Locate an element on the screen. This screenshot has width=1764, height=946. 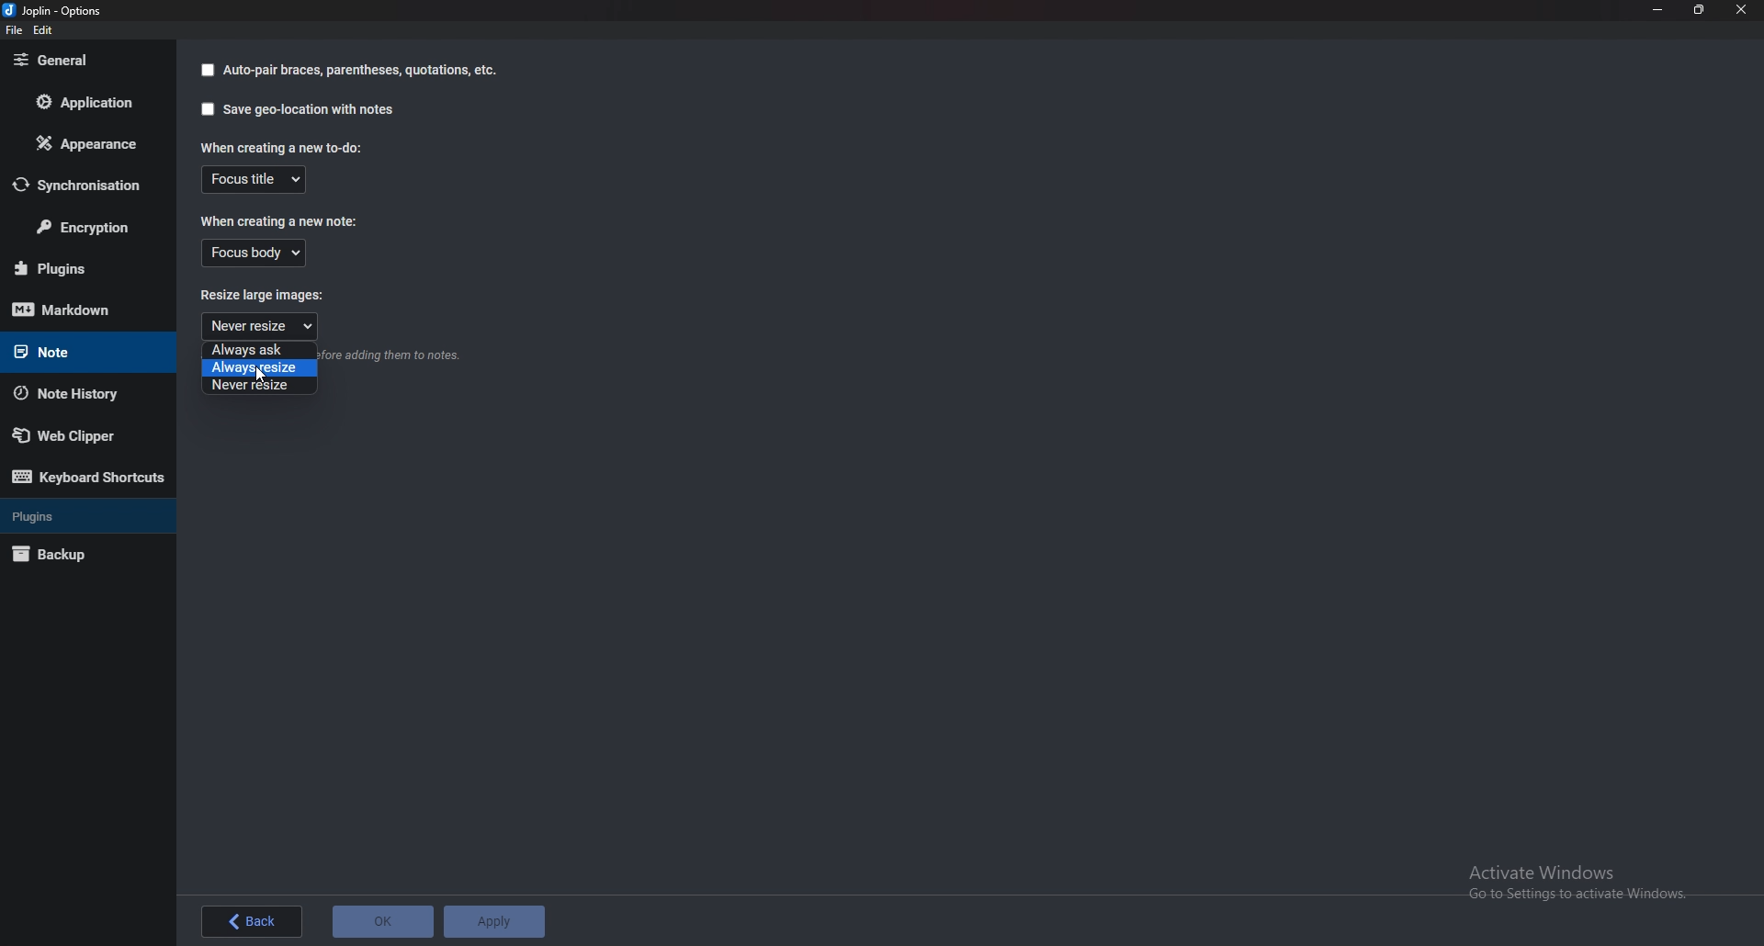
Focus title is located at coordinates (254, 180).